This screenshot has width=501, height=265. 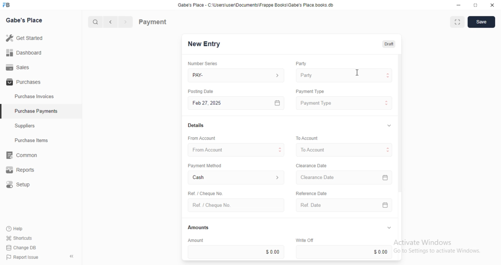 What do you see at coordinates (236, 252) in the screenshot?
I see `$0.00` at bounding box center [236, 252].